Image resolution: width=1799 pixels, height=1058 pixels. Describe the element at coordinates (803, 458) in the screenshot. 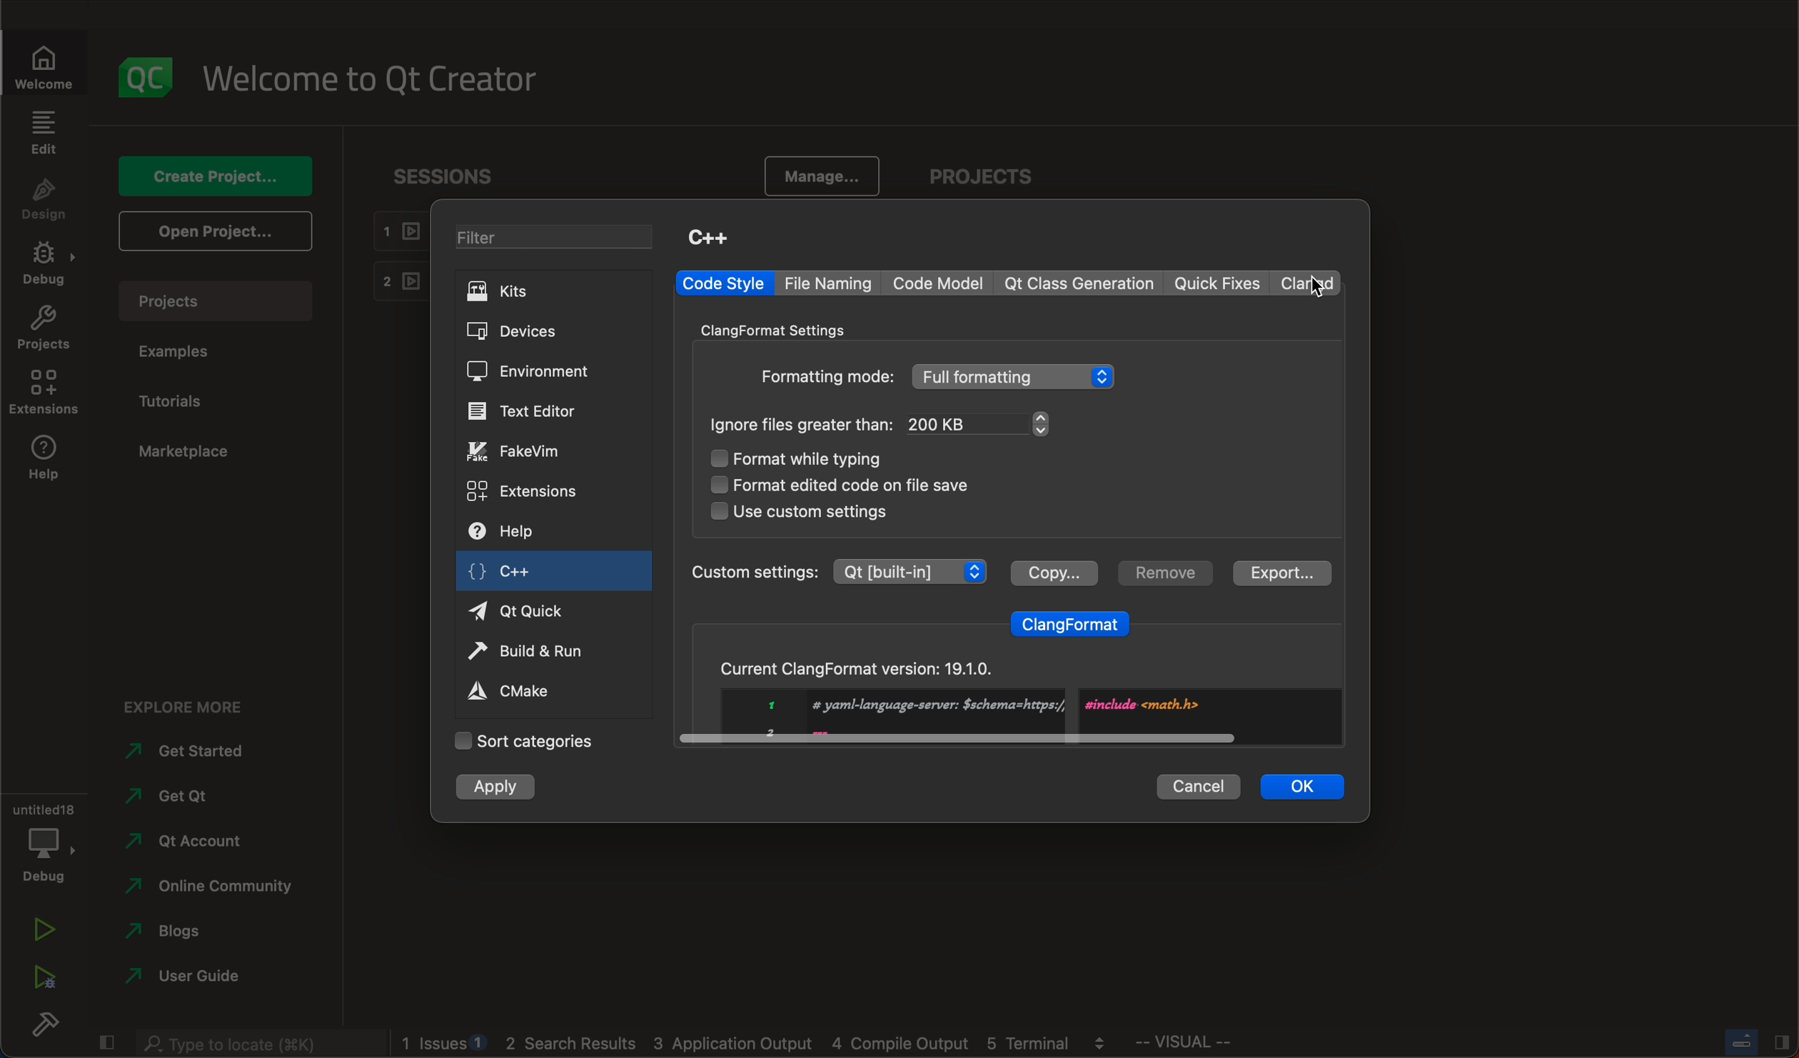

I see `format while typing` at that location.